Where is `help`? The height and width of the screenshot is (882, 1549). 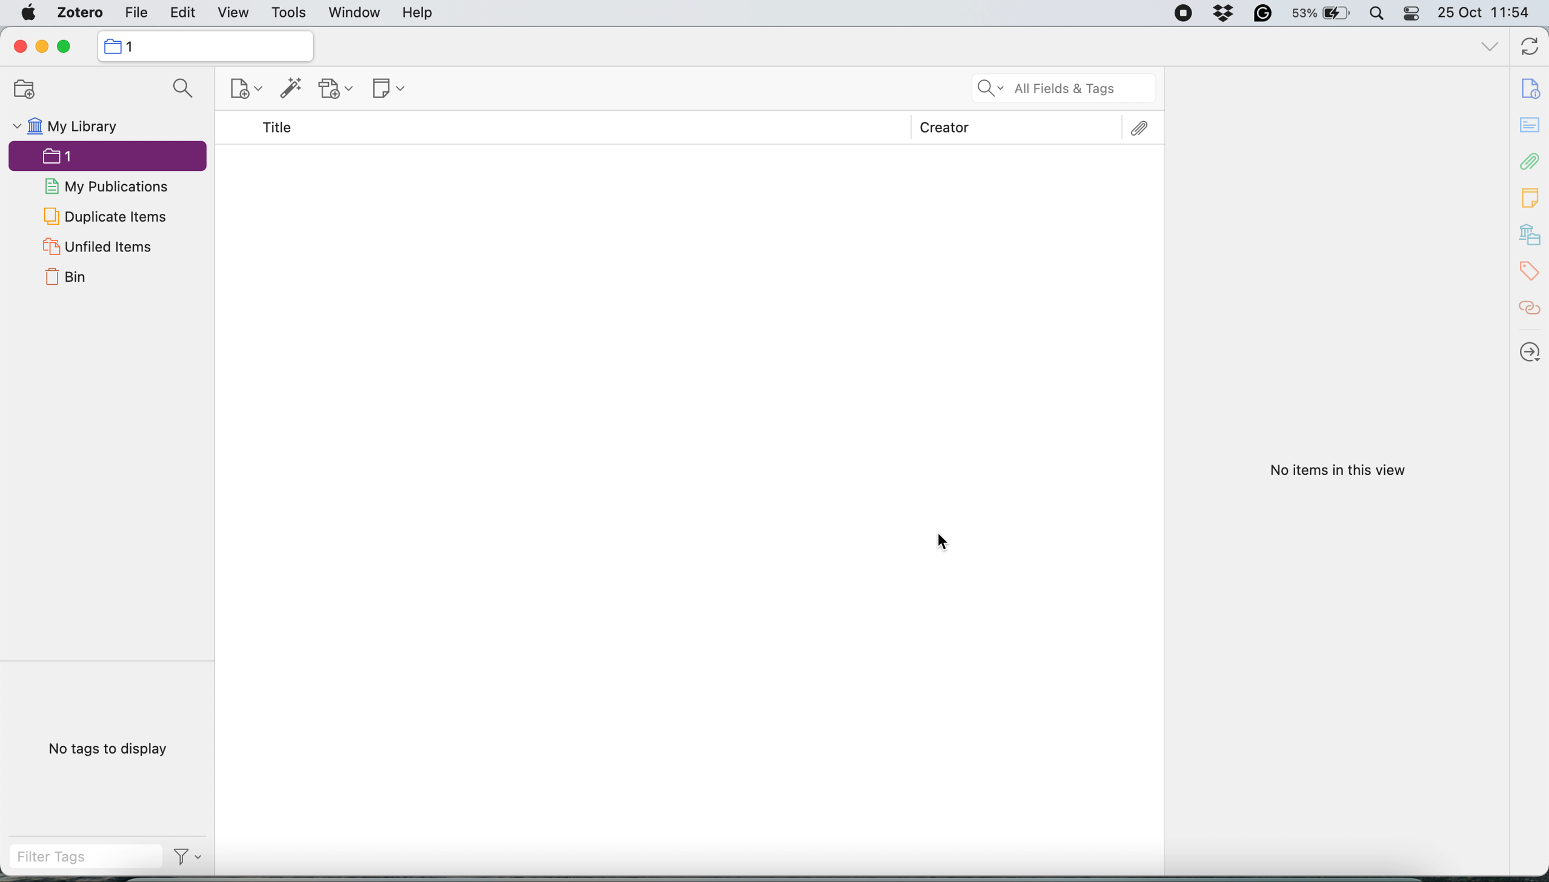
help is located at coordinates (420, 13).